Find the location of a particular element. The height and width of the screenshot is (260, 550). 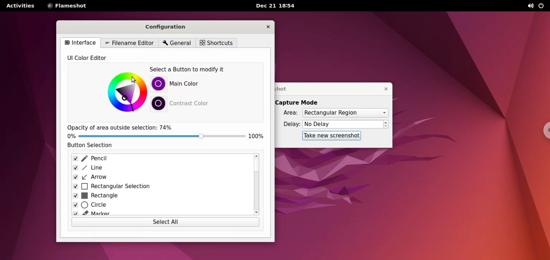

shortcuts is located at coordinates (217, 43).